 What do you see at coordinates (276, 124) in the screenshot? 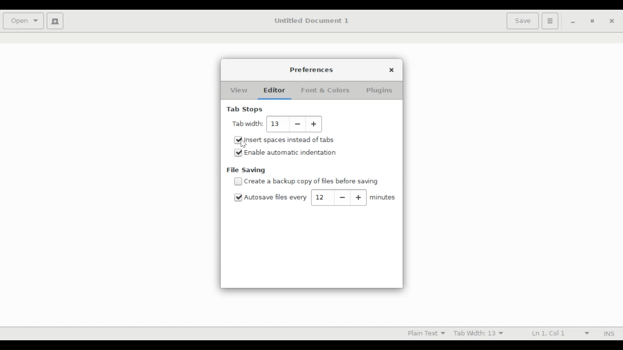
I see `13` at bounding box center [276, 124].